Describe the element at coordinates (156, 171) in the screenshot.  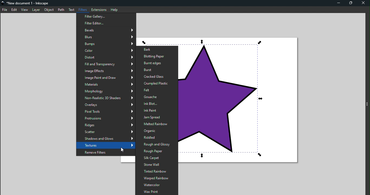
I see `Tinted rainbow` at that location.